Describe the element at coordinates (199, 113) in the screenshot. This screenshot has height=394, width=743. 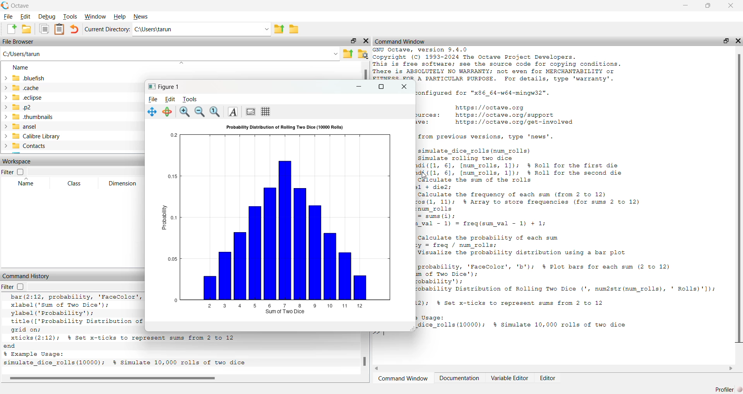
I see `zoom out` at that location.